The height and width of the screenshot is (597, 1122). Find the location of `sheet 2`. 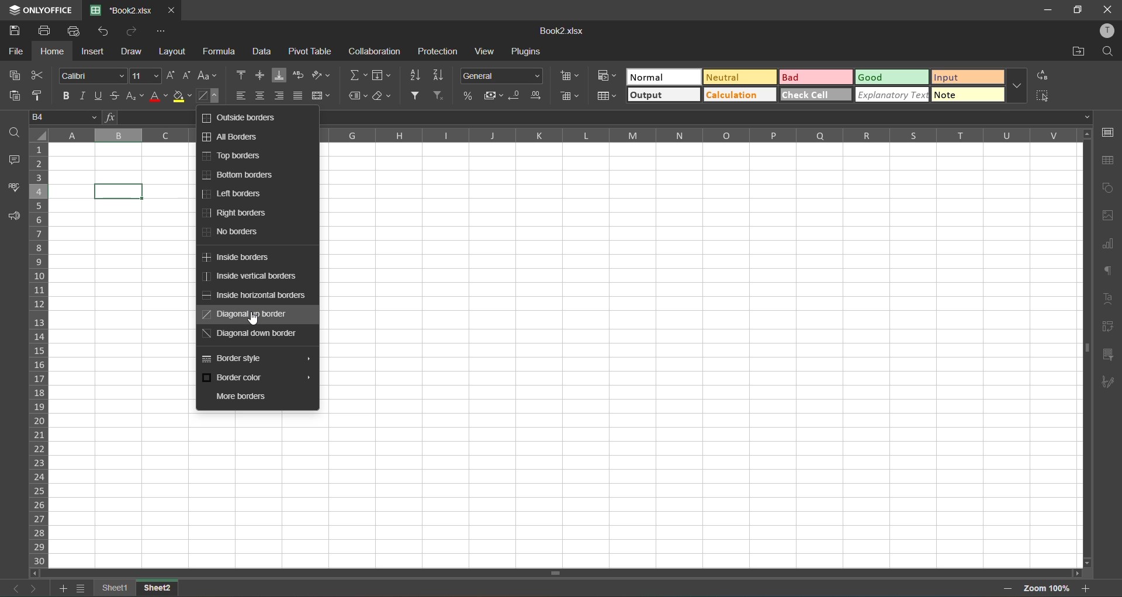

sheet 2 is located at coordinates (156, 587).